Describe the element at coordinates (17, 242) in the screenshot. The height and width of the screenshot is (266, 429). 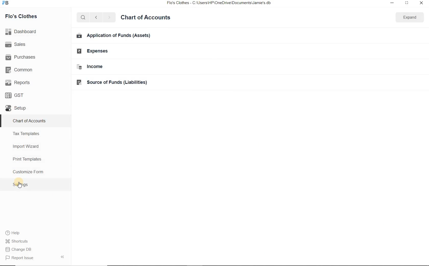
I see `Shortcuts` at that location.